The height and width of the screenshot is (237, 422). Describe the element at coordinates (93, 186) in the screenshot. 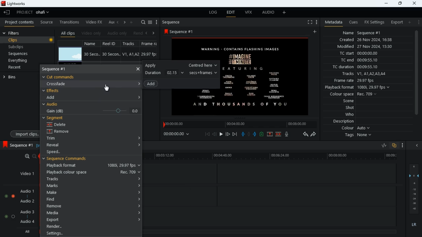

I see `marks` at that location.